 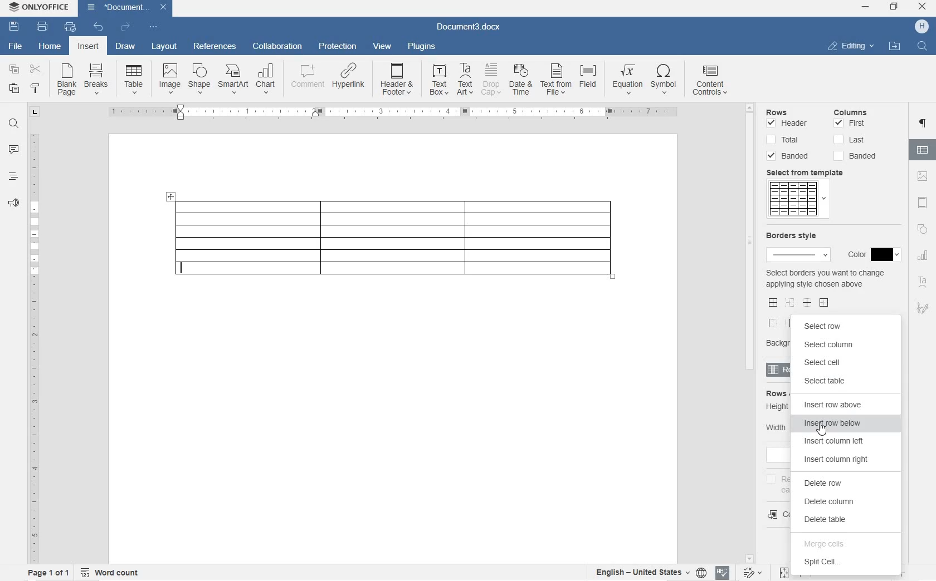 What do you see at coordinates (70, 28) in the screenshot?
I see `QUICK PRINT` at bounding box center [70, 28].